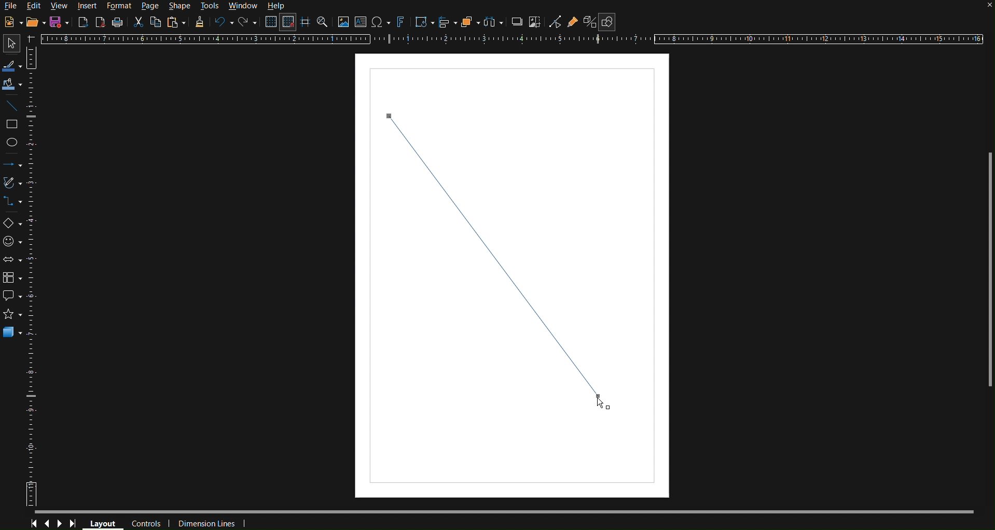 This screenshot has height=530, width=995. What do you see at coordinates (155, 22) in the screenshot?
I see `Copy` at bounding box center [155, 22].